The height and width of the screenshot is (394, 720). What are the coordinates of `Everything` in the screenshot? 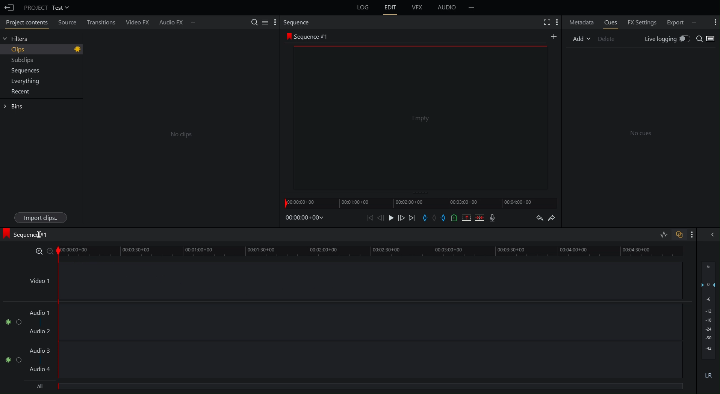 It's located at (23, 81).